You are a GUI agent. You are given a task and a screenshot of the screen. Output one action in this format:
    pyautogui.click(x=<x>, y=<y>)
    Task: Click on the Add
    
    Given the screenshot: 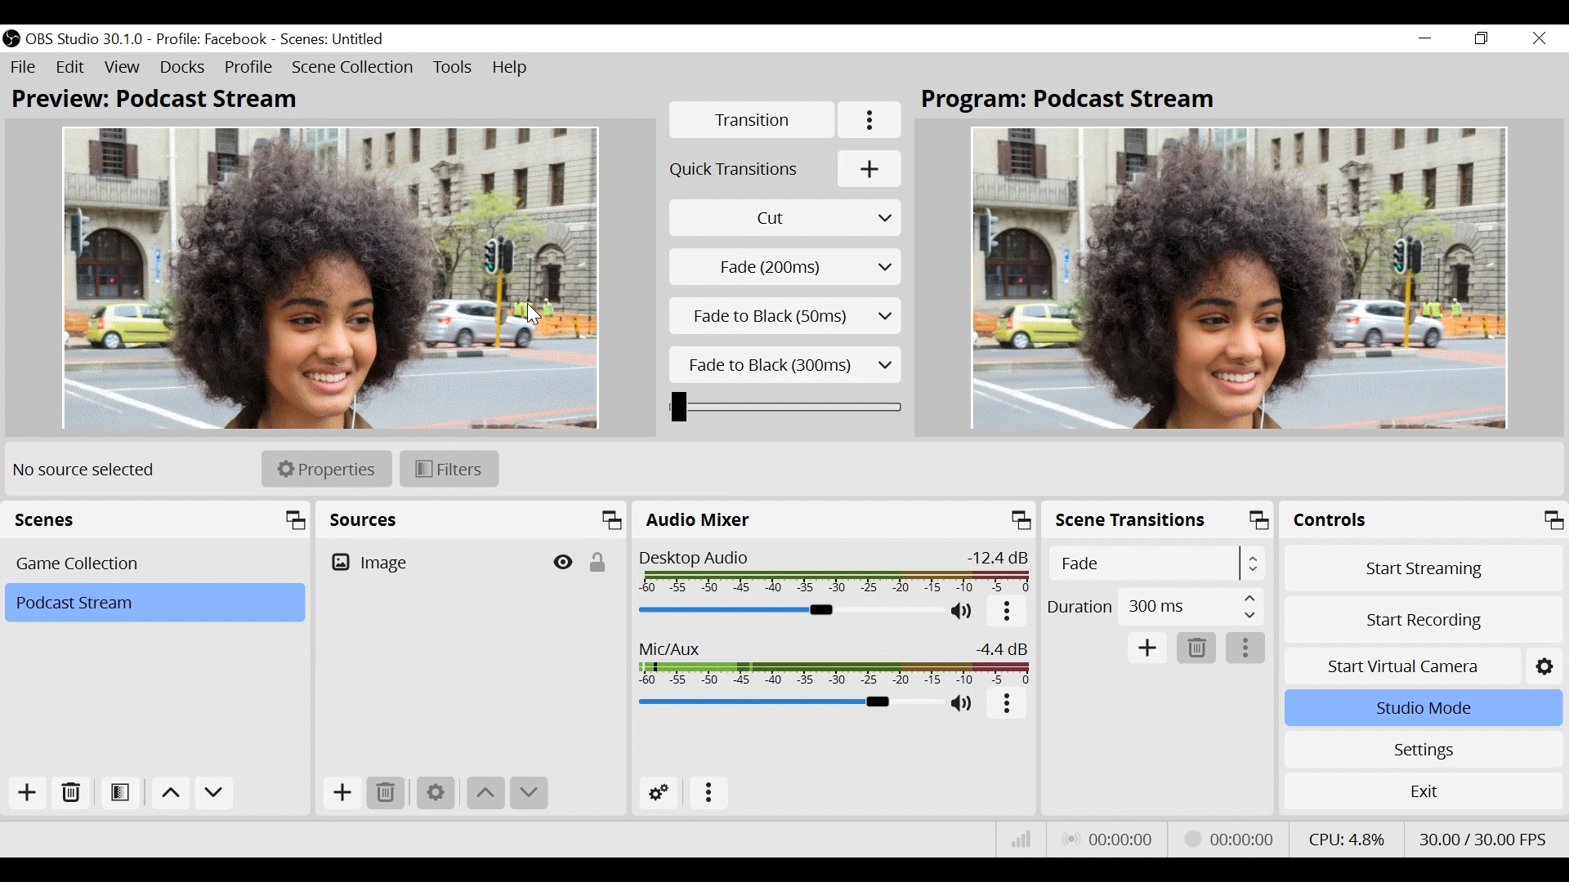 What is the action you would take?
    pyautogui.click(x=27, y=791)
    